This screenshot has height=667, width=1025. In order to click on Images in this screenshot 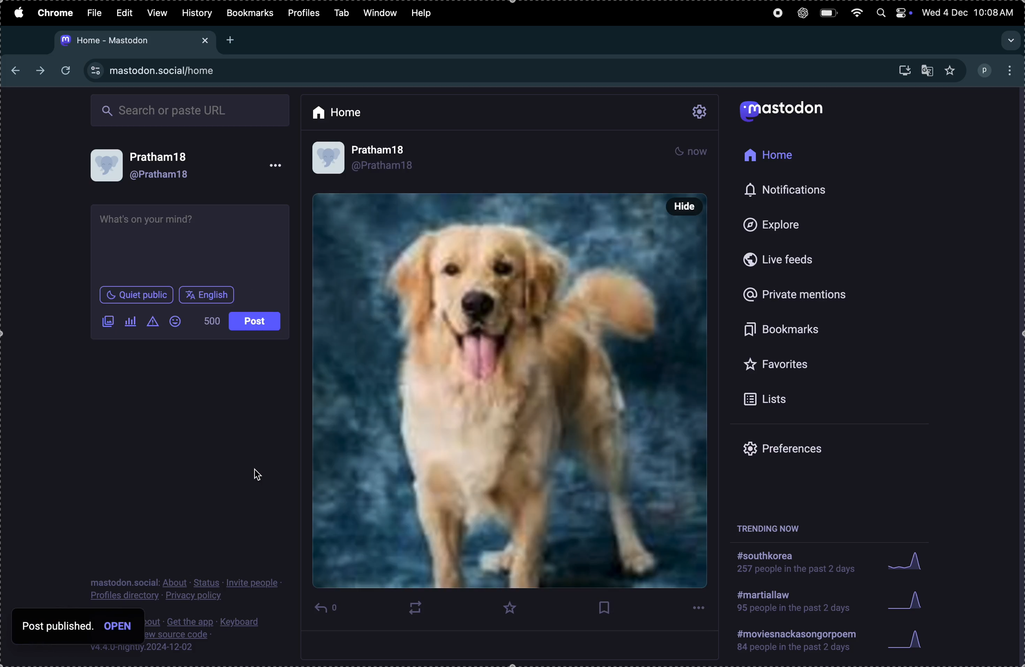, I will do `click(108, 323)`.